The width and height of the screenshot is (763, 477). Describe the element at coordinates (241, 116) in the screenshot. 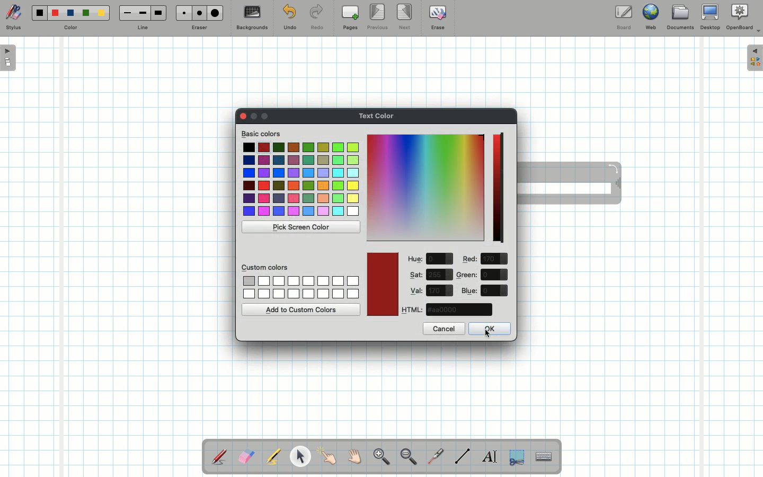

I see `Clor` at that location.